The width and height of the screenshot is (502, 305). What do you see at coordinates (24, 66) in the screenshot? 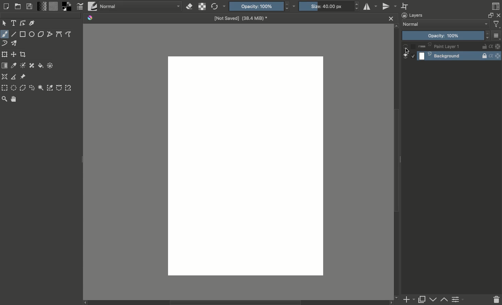
I see `Colorize ` at bounding box center [24, 66].